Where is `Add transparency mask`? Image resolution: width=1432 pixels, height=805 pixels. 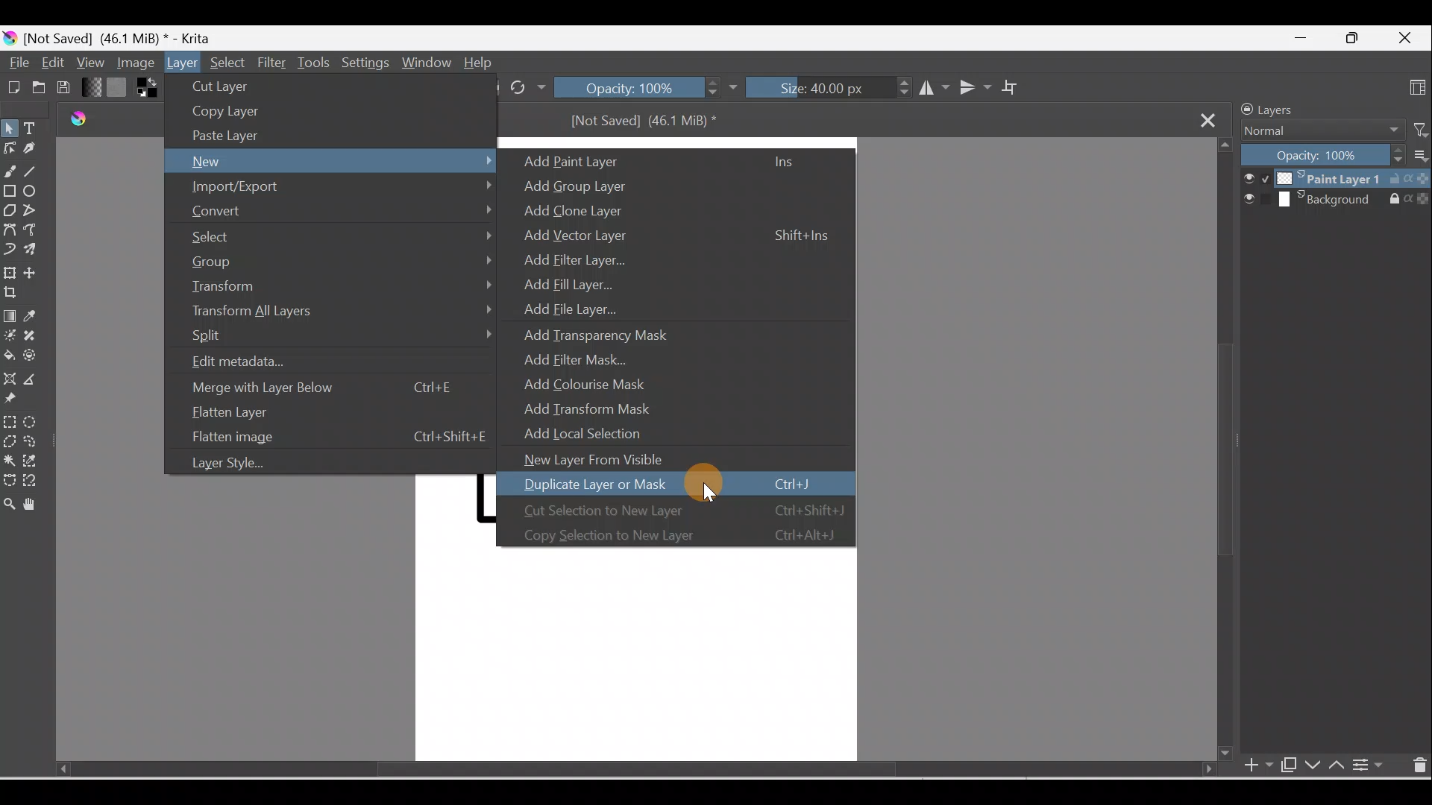 Add transparency mask is located at coordinates (597, 331).